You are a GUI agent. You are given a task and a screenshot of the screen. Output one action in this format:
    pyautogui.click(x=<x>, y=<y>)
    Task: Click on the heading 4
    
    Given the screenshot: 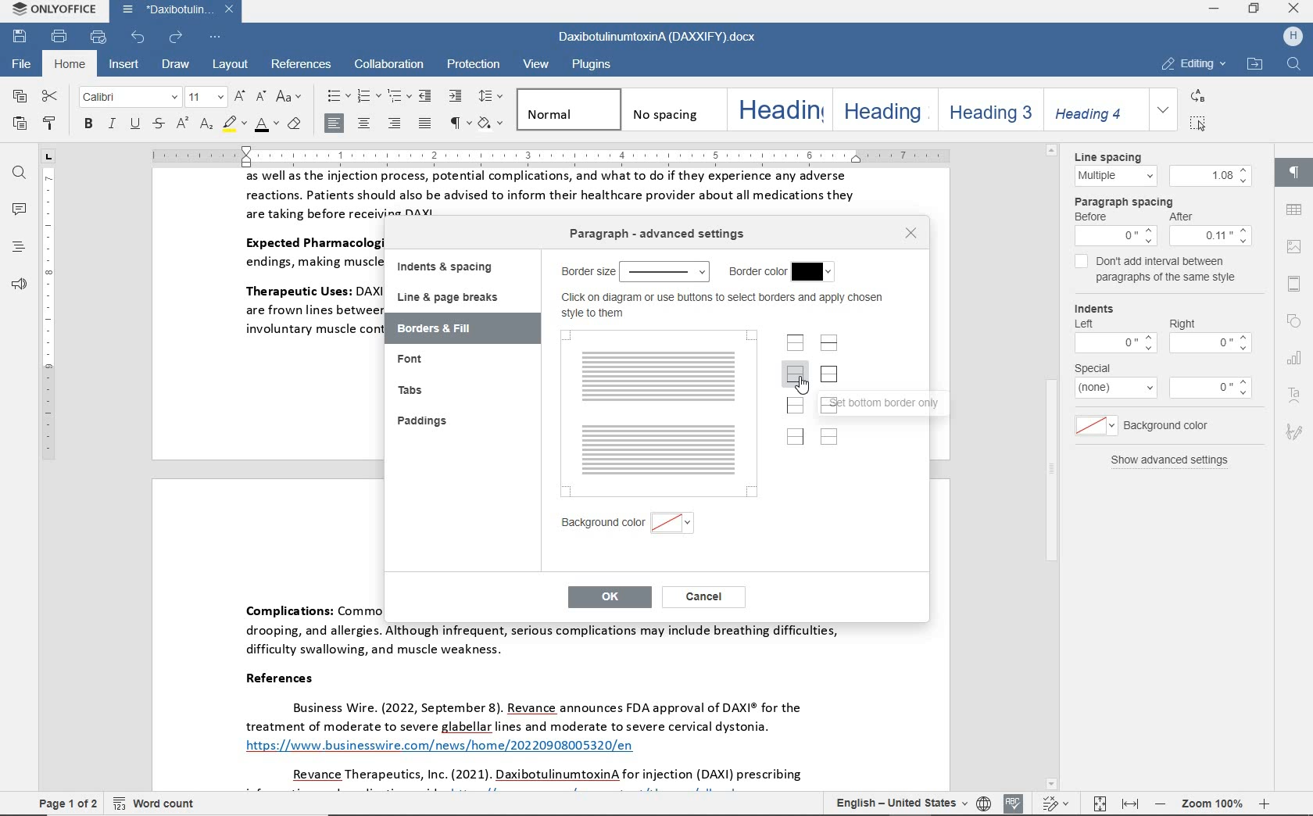 What is the action you would take?
    pyautogui.click(x=1091, y=109)
    